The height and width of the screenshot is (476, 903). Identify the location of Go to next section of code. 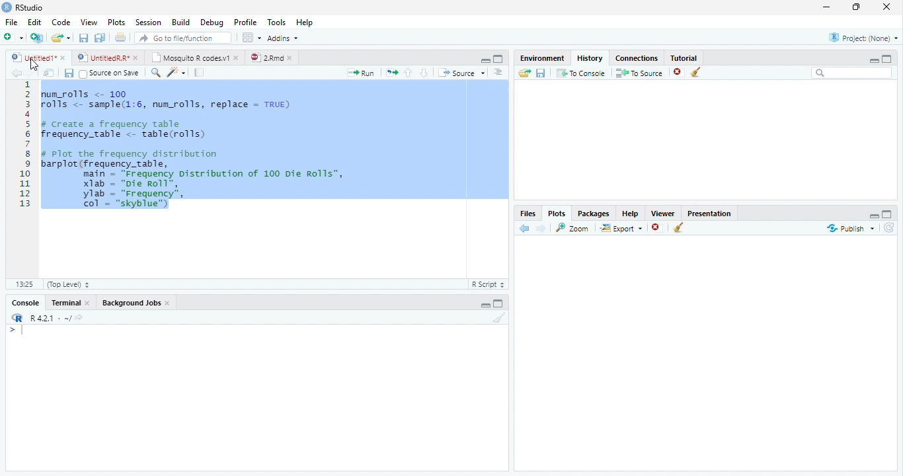
(424, 73).